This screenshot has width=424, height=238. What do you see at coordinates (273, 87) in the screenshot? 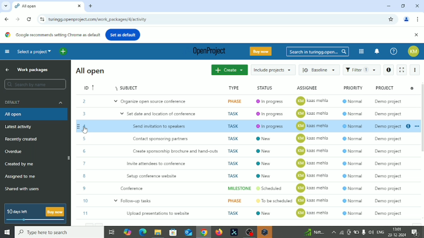
I see `Status` at bounding box center [273, 87].